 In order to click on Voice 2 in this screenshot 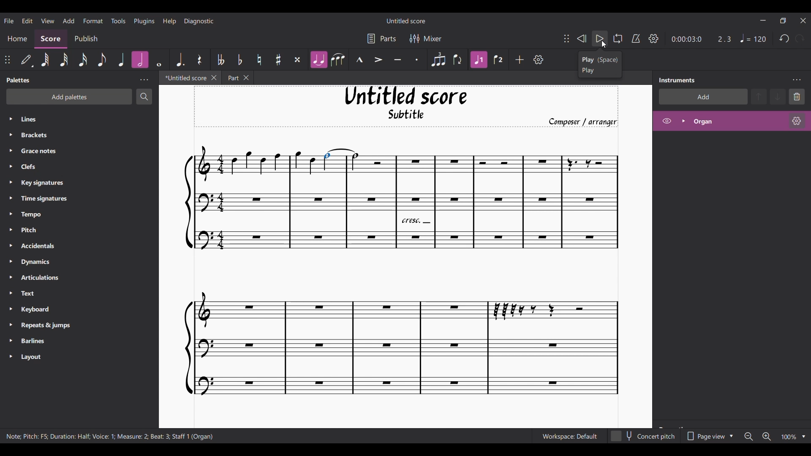, I will do `click(498, 60)`.